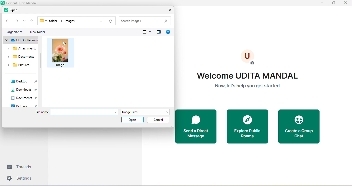 The image size is (352, 186). I want to click on documents, so click(23, 98).